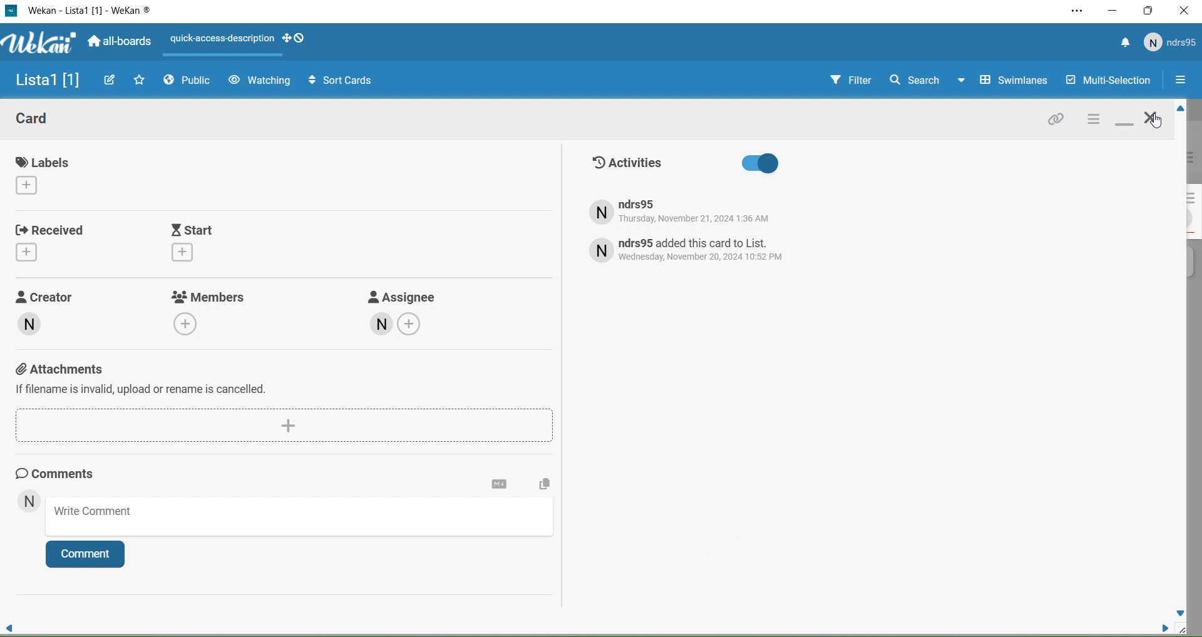 This screenshot has height=637, width=1202. Describe the element at coordinates (1181, 612) in the screenshot. I see `move down` at that location.